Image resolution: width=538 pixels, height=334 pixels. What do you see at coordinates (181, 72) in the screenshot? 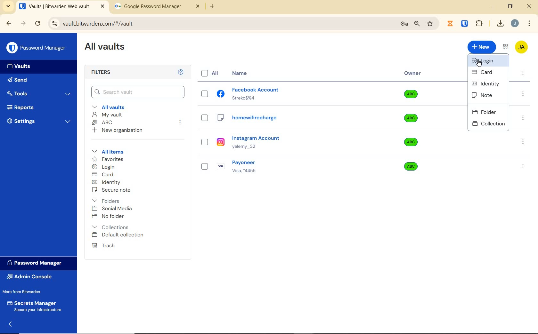
I see `Help` at bounding box center [181, 72].